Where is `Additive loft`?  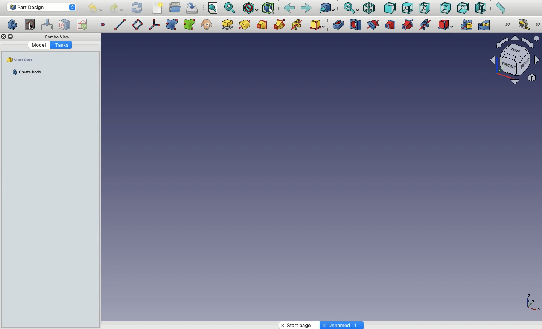
Additive loft is located at coordinates (262, 25).